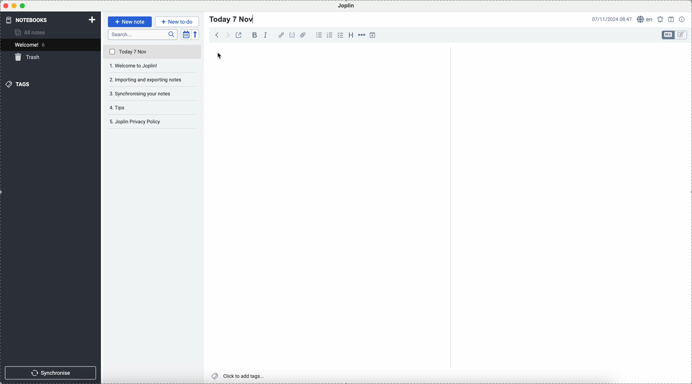 Image resolution: width=692 pixels, height=384 pixels. I want to click on welcome! 6, so click(32, 44).